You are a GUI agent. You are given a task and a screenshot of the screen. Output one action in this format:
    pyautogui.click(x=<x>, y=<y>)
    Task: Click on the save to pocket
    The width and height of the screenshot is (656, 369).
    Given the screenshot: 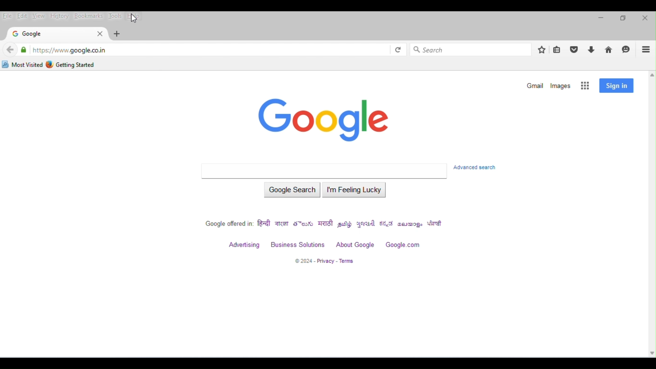 What is the action you would take?
    pyautogui.click(x=575, y=50)
    